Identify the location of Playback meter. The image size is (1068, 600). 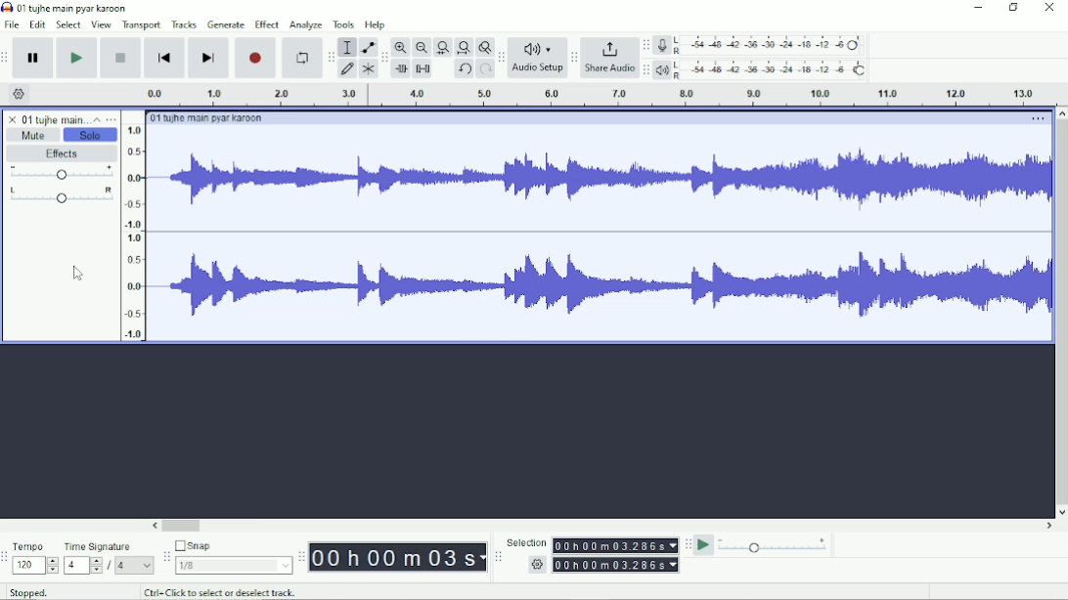
(760, 69).